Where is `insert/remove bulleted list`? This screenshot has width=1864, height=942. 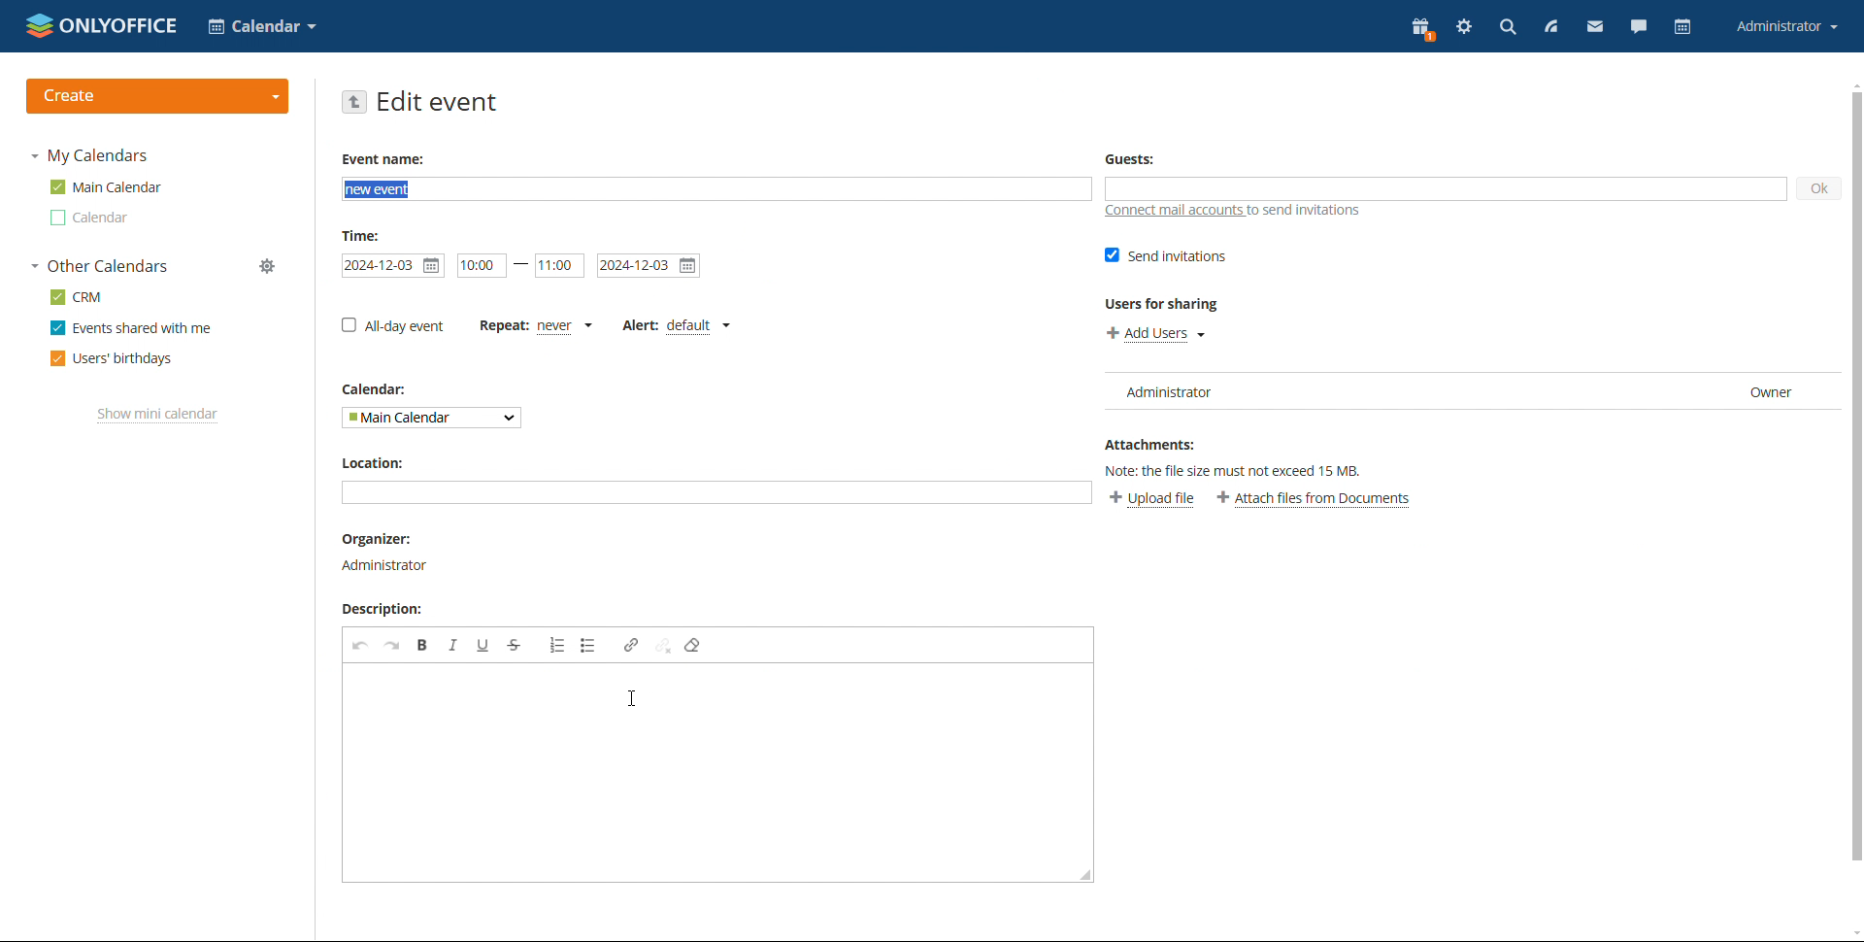
insert/remove bulleted list is located at coordinates (591, 645).